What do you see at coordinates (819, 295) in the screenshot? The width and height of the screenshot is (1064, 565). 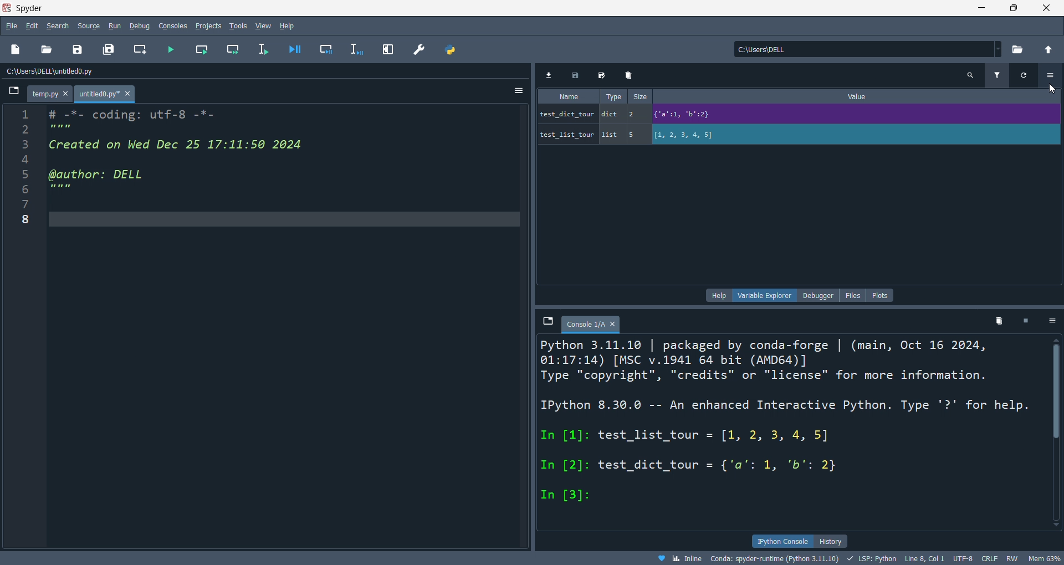 I see `debugger` at bounding box center [819, 295].